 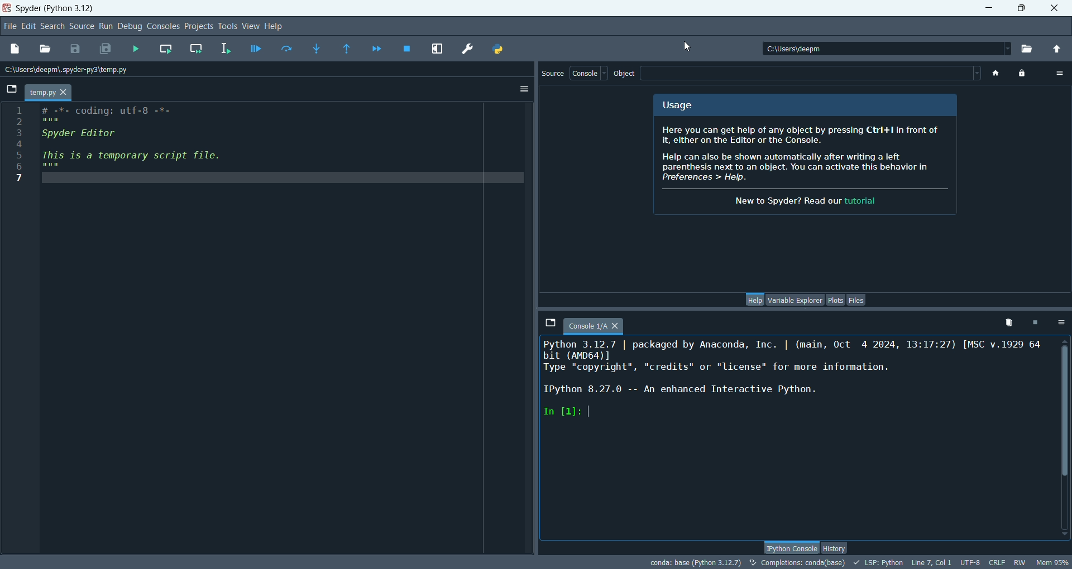 What do you see at coordinates (256, 47) in the screenshot?
I see `debug files` at bounding box center [256, 47].